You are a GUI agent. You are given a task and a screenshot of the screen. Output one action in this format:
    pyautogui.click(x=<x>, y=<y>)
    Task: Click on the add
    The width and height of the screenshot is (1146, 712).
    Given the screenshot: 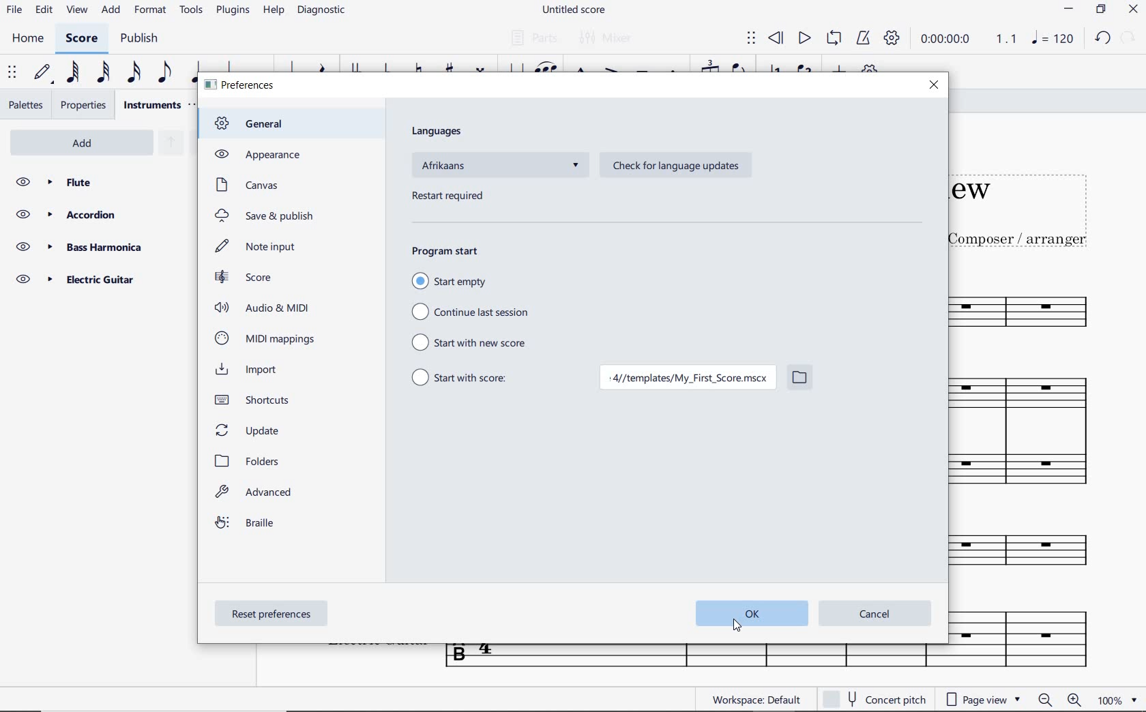 What is the action you would take?
    pyautogui.click(x=109, y=11)
    